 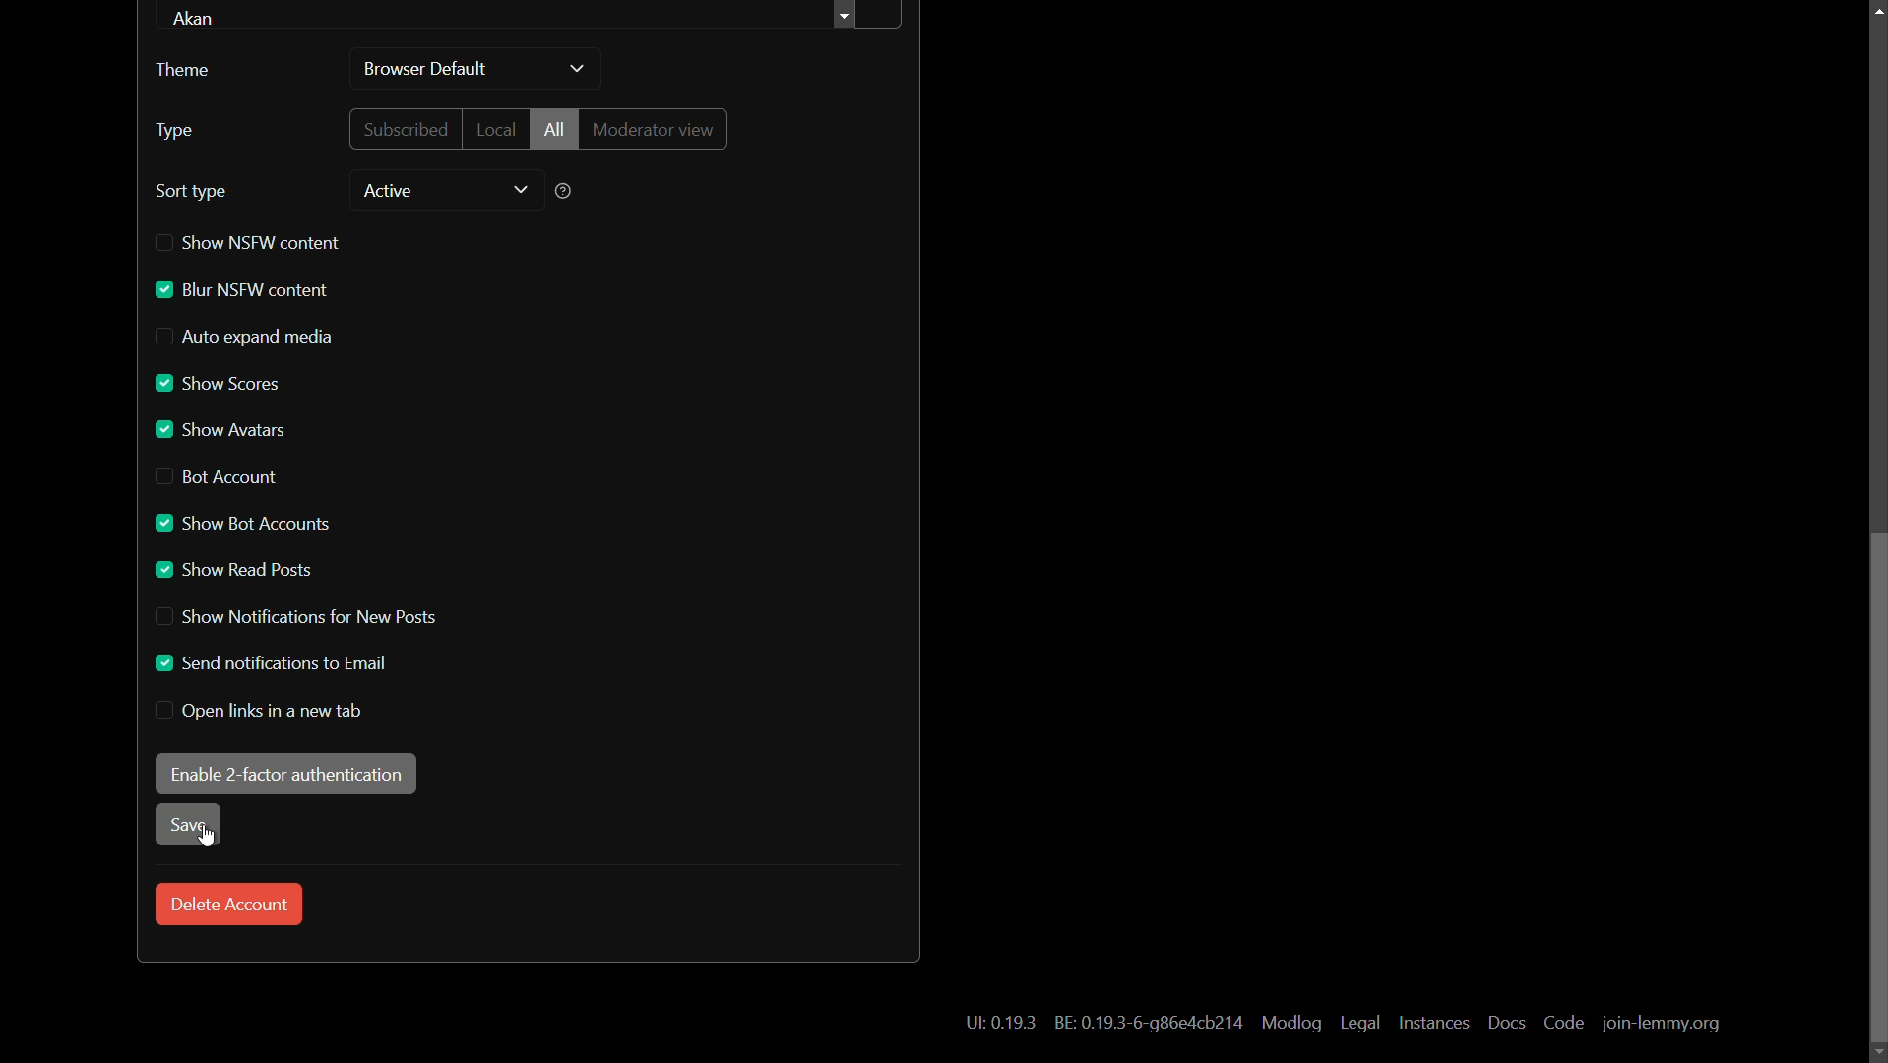 I want to click on type, so click(x=175, y=130).